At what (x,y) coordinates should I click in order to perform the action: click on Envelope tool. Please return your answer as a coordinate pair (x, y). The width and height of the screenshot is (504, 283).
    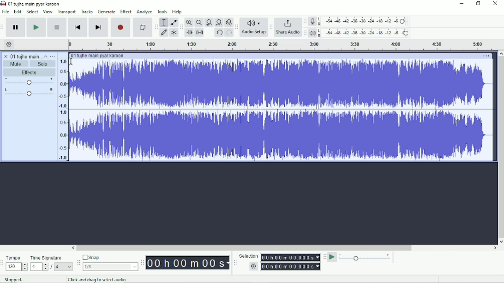
    Looking at the image, I should click on (173, 22).